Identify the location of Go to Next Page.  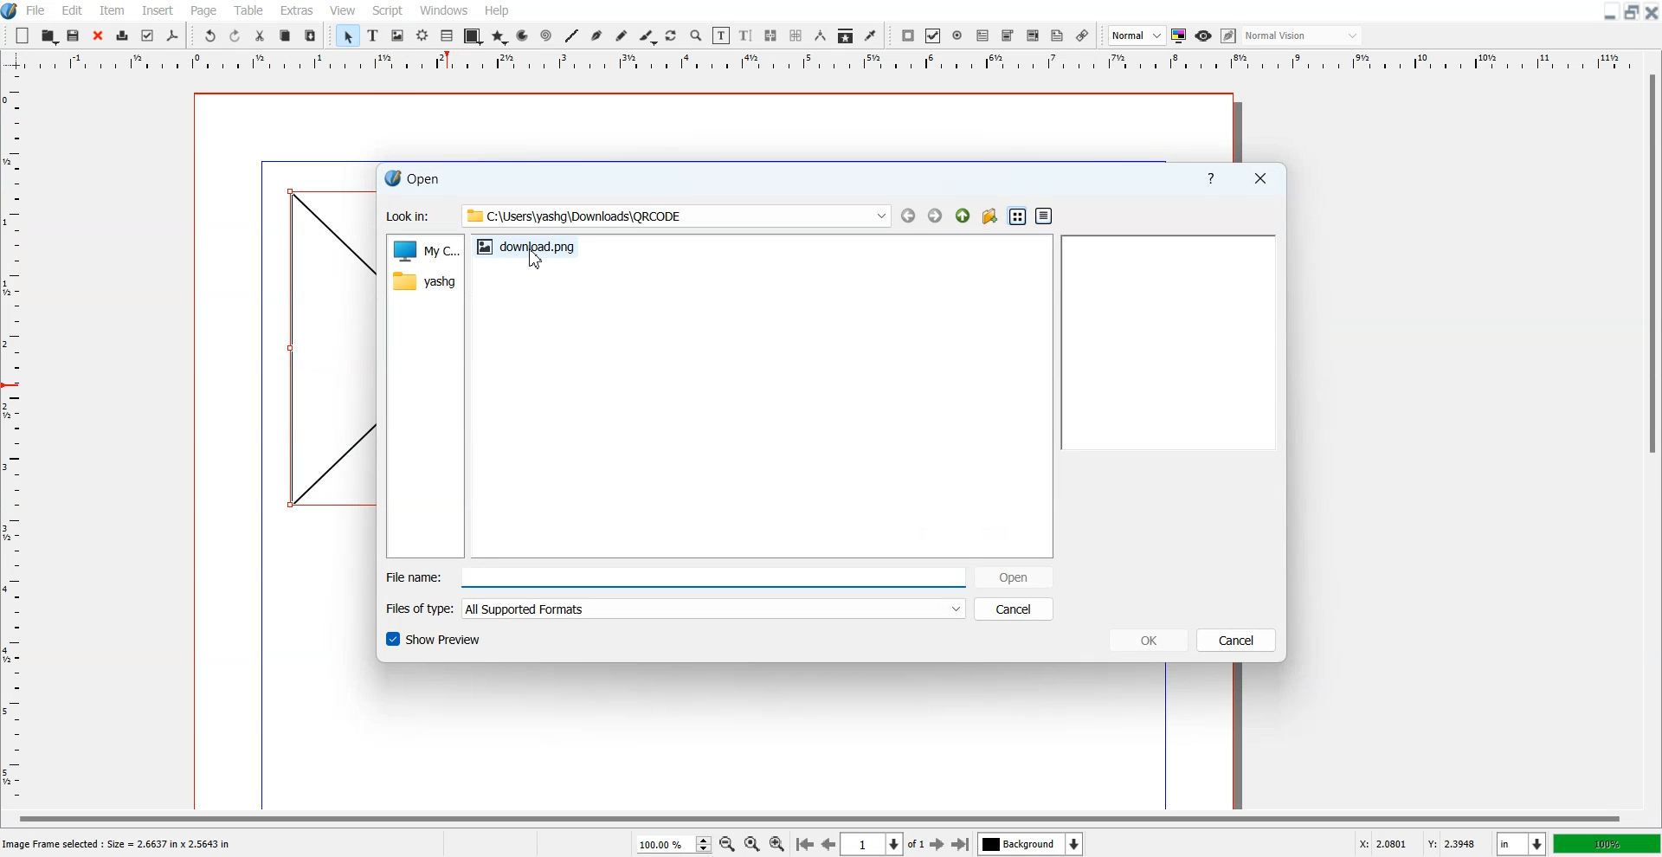
(939, 845).